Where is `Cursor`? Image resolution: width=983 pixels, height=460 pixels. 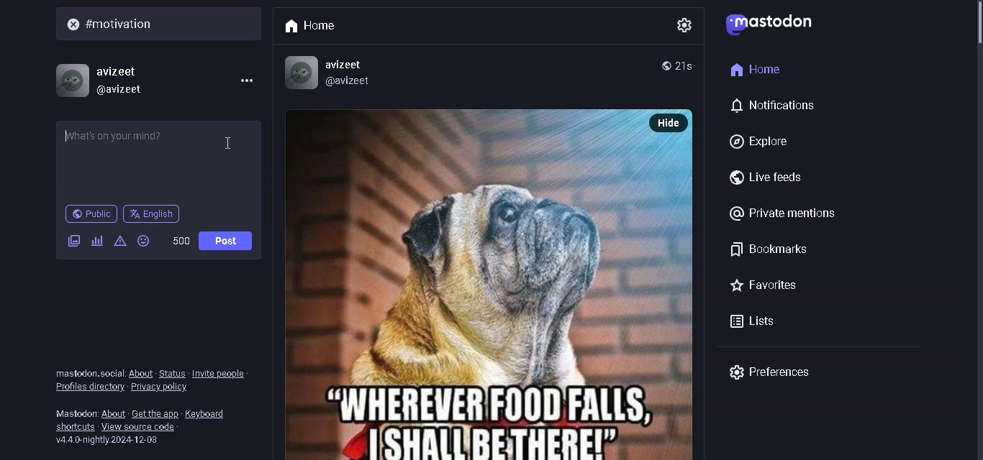
Cursor is located at coordinates (233, 144).